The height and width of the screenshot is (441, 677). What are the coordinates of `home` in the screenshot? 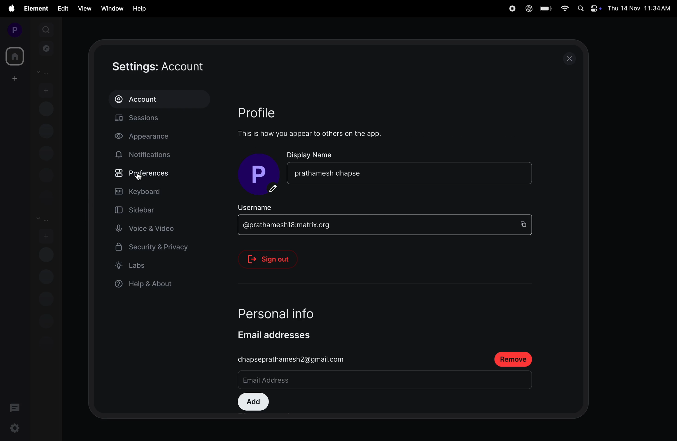 It's located at (15, 55).